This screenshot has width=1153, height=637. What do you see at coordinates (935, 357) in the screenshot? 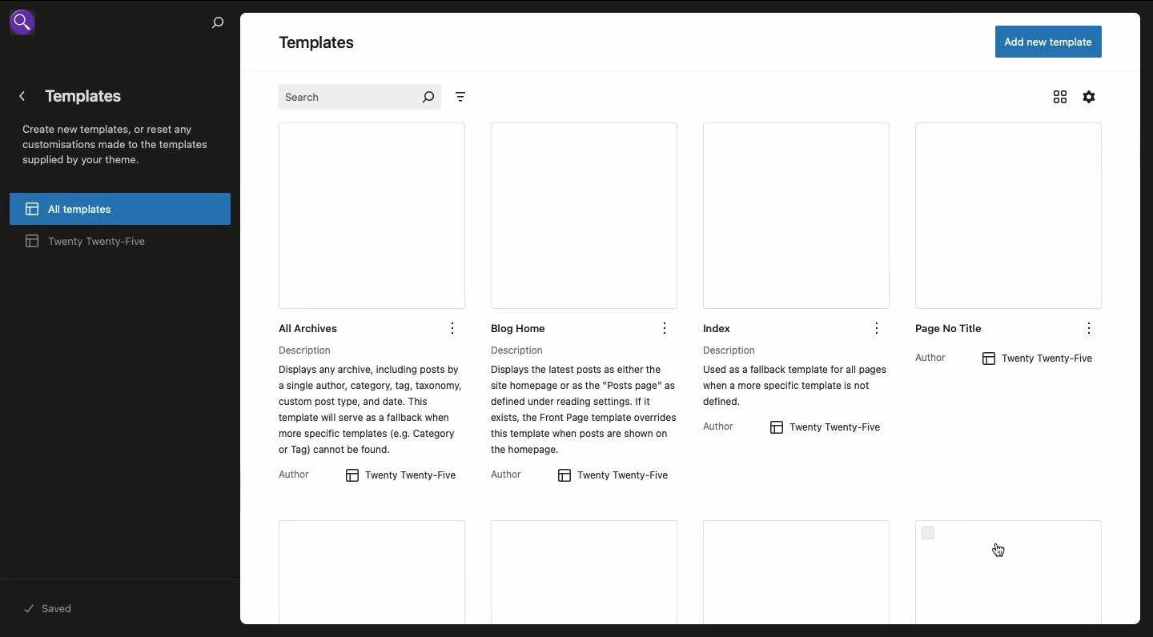
I see `Author ` at bounding box center [935, 357].